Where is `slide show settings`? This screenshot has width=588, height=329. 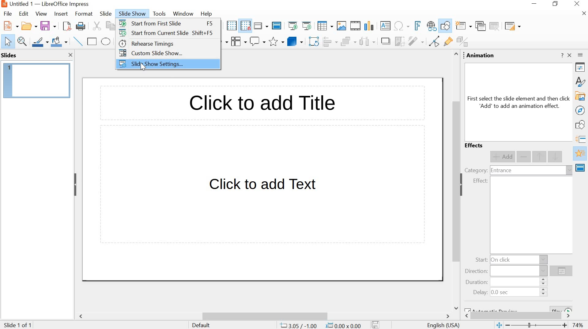
slide show settings is located at coordinates (150, 65).